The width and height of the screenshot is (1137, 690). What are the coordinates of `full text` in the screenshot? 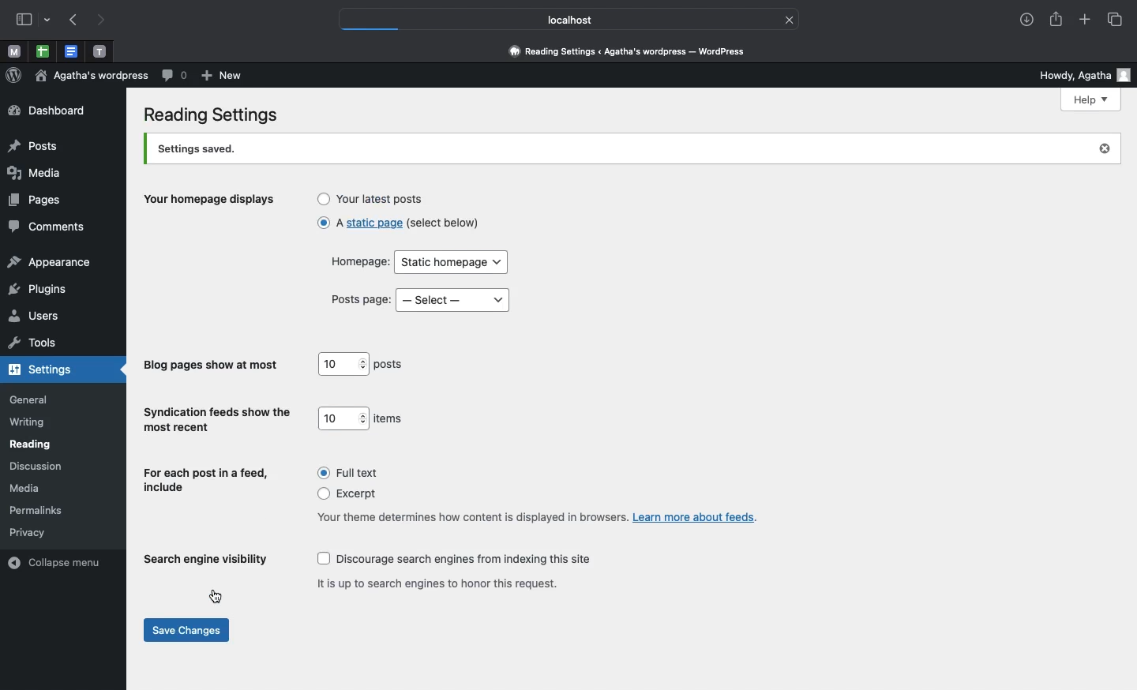 It's located at (343, 473).